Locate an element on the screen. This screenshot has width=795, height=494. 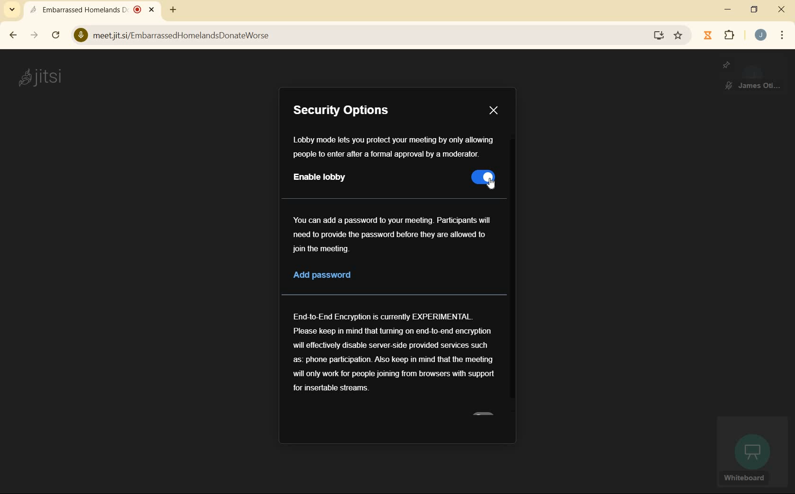
current open tab is located at coordinates (95, 11).